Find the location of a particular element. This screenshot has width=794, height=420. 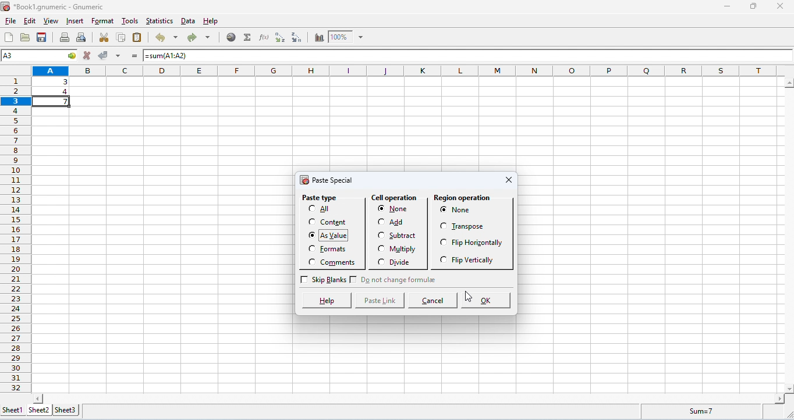

space for vertical column is located at coordinates (787, 235).